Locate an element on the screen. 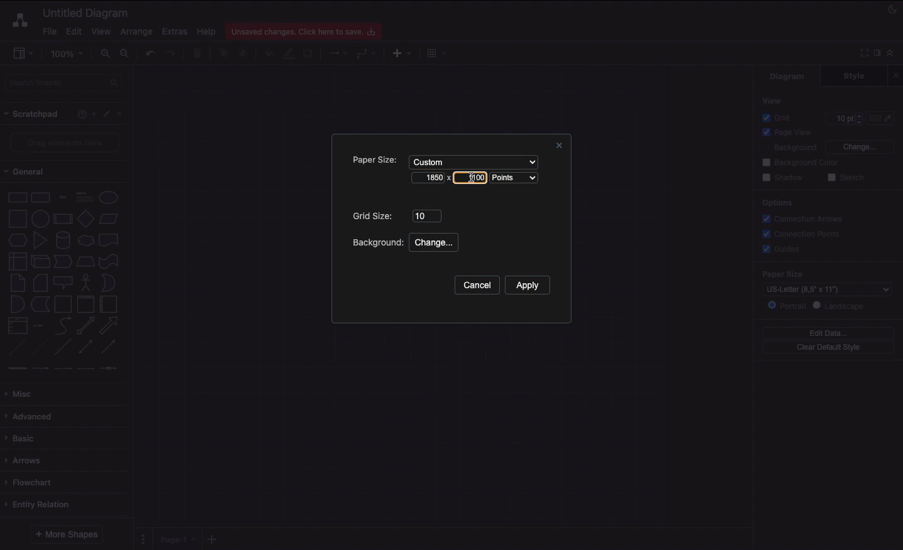  Note is located at coordinates (16, 283).